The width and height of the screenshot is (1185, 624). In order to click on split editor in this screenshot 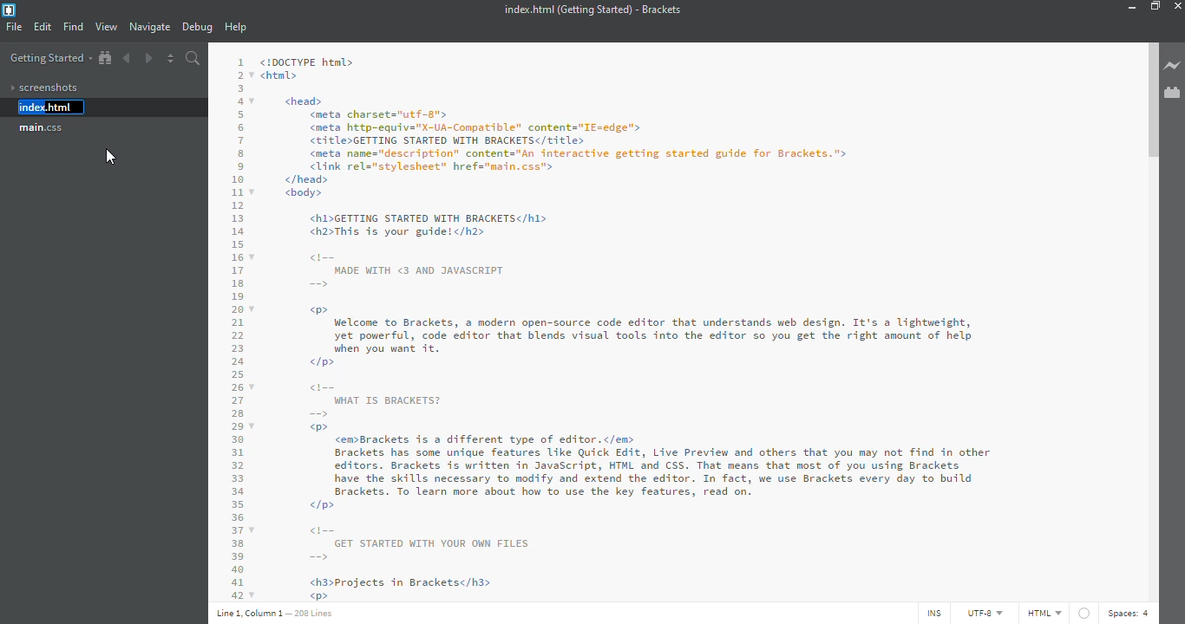, I will do `click(171, 58)`.